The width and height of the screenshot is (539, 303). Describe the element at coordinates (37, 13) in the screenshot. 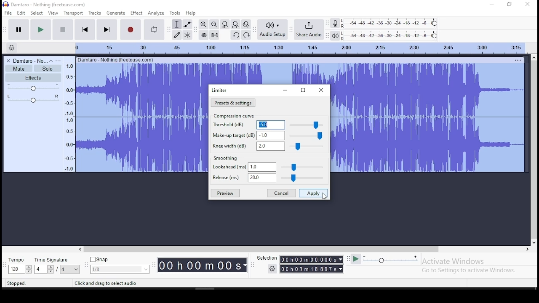

I see `select` at that location.